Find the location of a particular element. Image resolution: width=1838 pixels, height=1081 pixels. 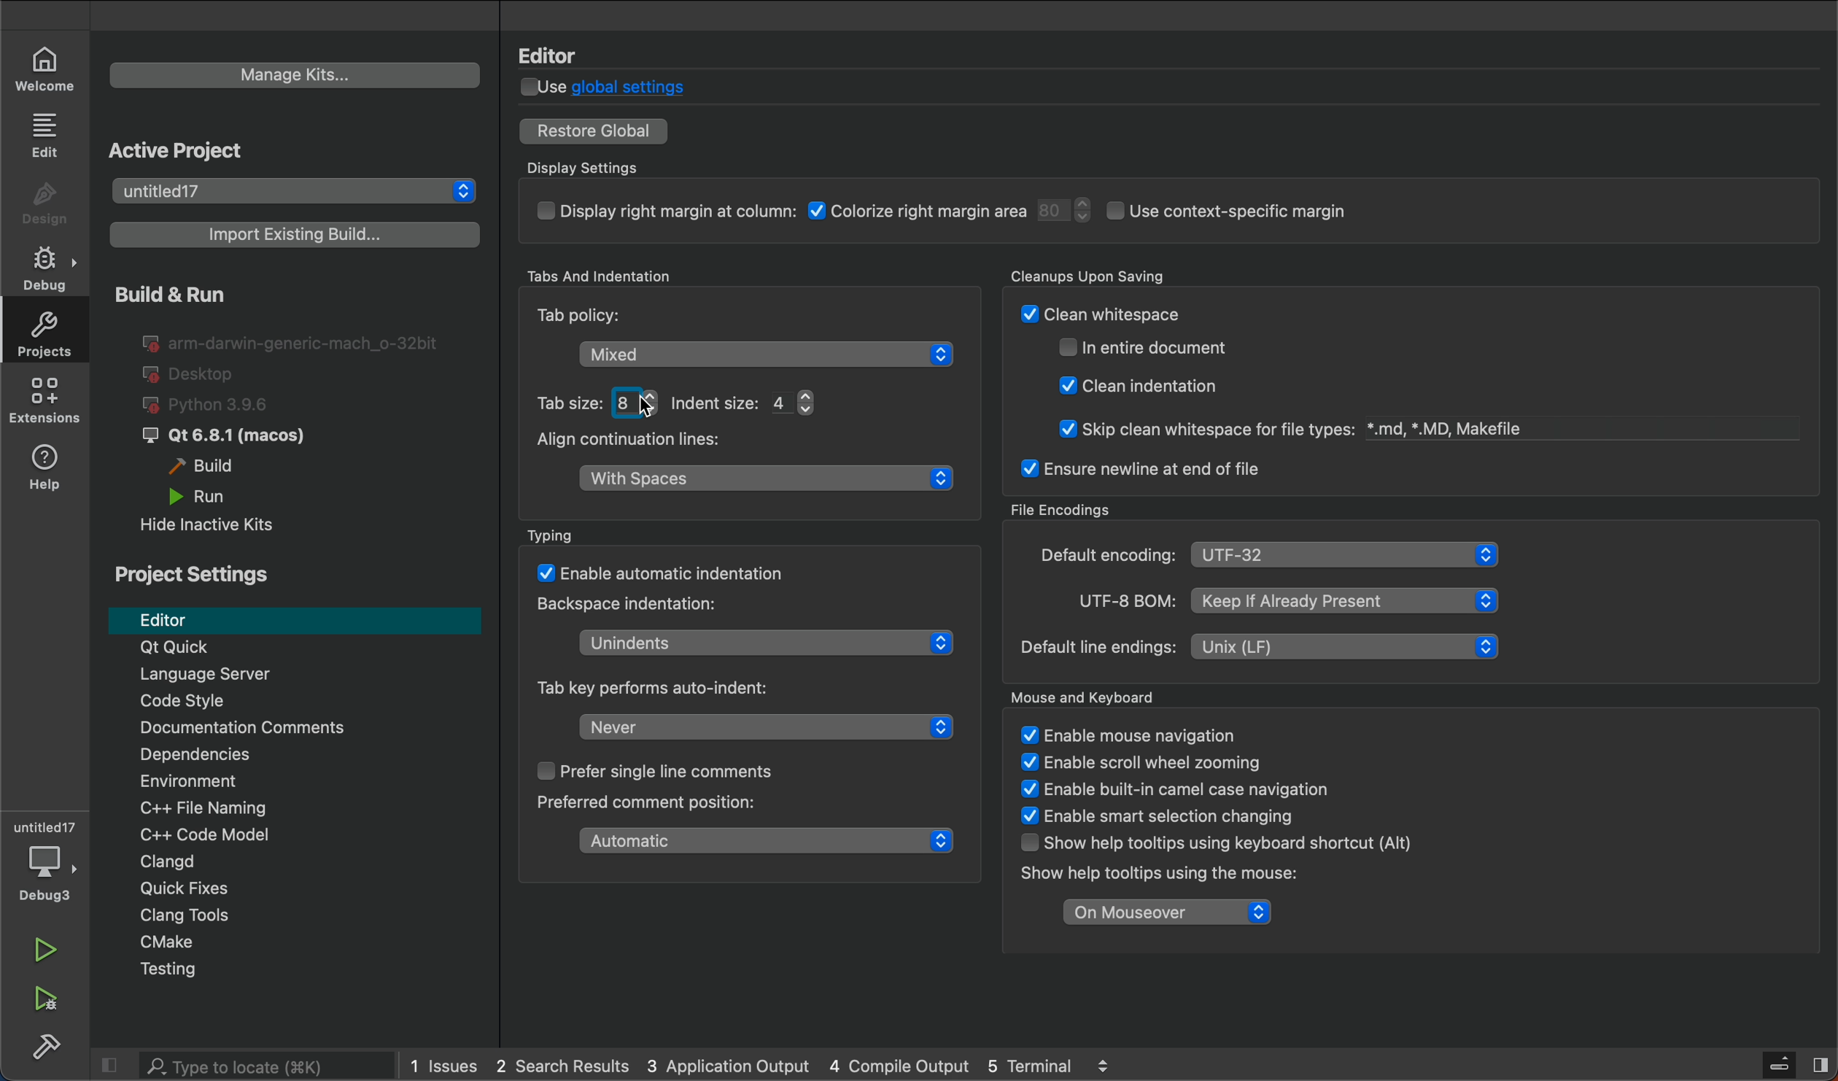

policy types is located at coordinates (716, 399).